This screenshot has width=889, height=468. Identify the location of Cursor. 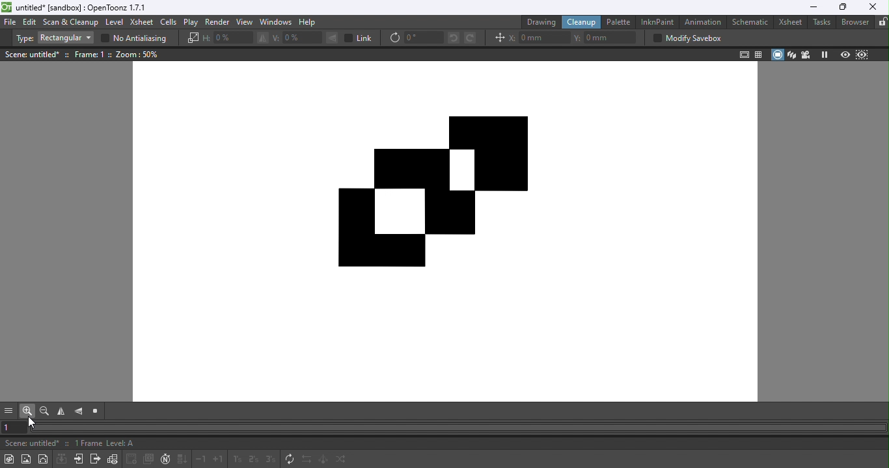
(34, 422).